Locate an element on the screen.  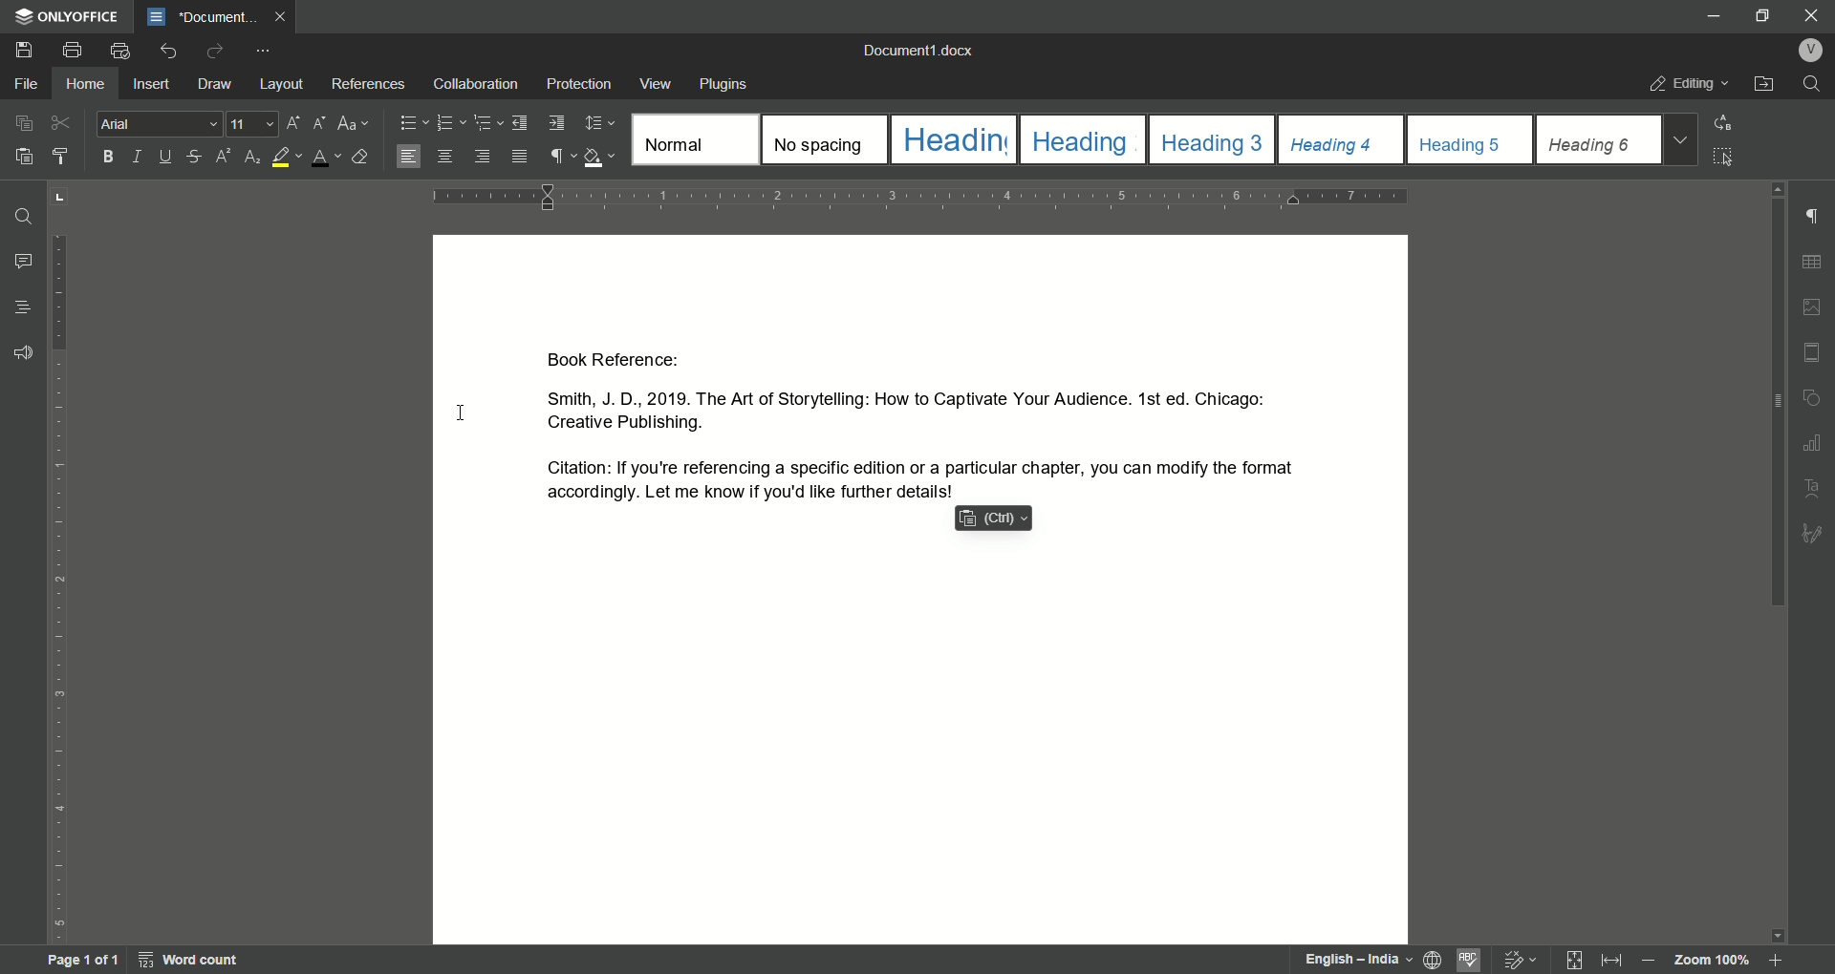
vertical scroll bar is located at coordinates (1779, 406).